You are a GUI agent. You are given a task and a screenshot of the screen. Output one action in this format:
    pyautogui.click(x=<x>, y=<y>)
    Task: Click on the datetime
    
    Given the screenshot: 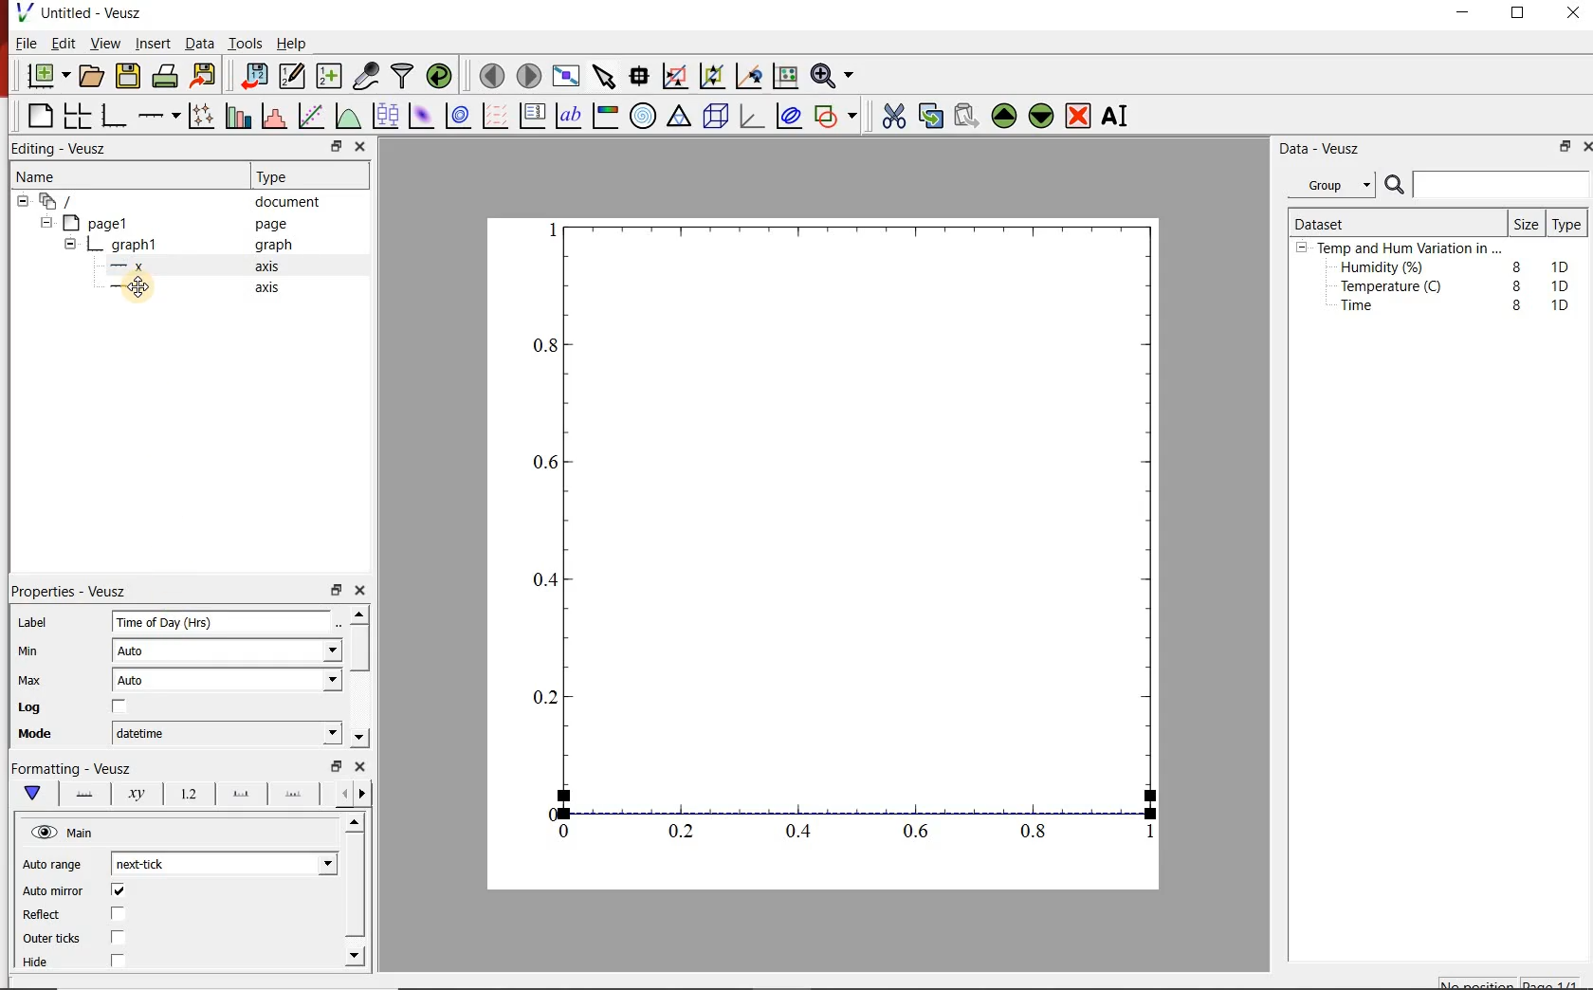 What is the action you would take?
    pyautogui.click(x=145, y=733)
    